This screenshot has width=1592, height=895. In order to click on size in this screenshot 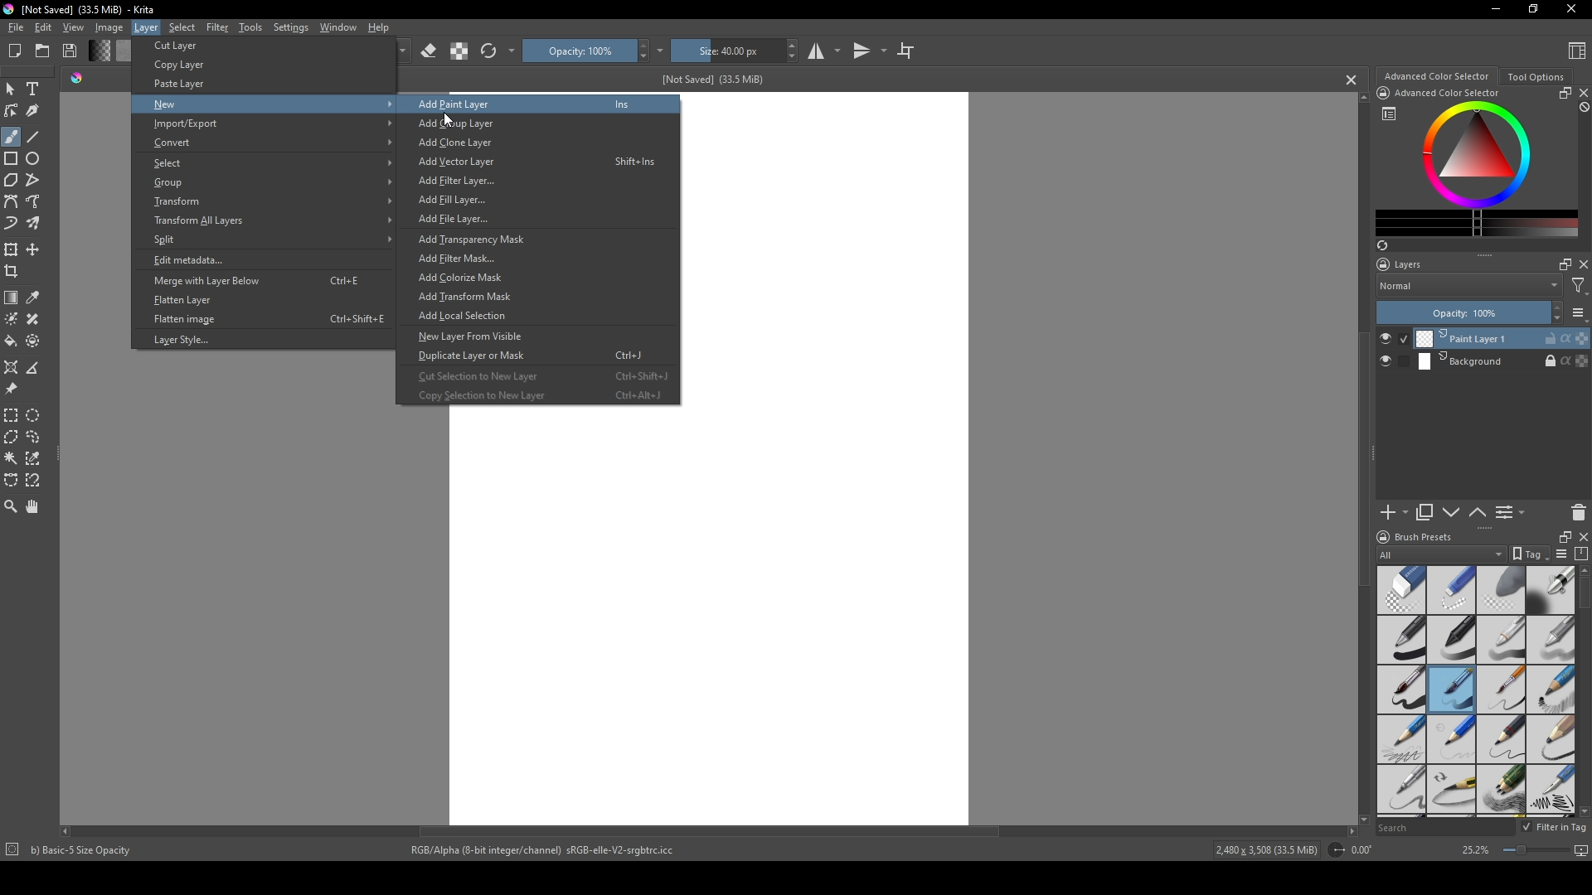, I will do `click(726, 51)`.